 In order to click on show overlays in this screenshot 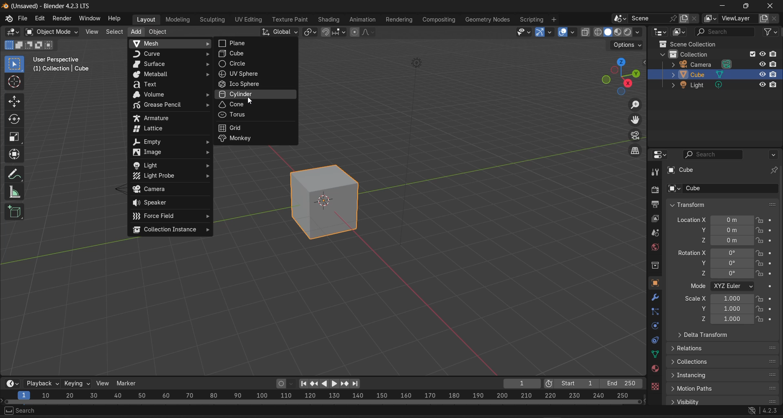, I will do `click(563, 31)`.